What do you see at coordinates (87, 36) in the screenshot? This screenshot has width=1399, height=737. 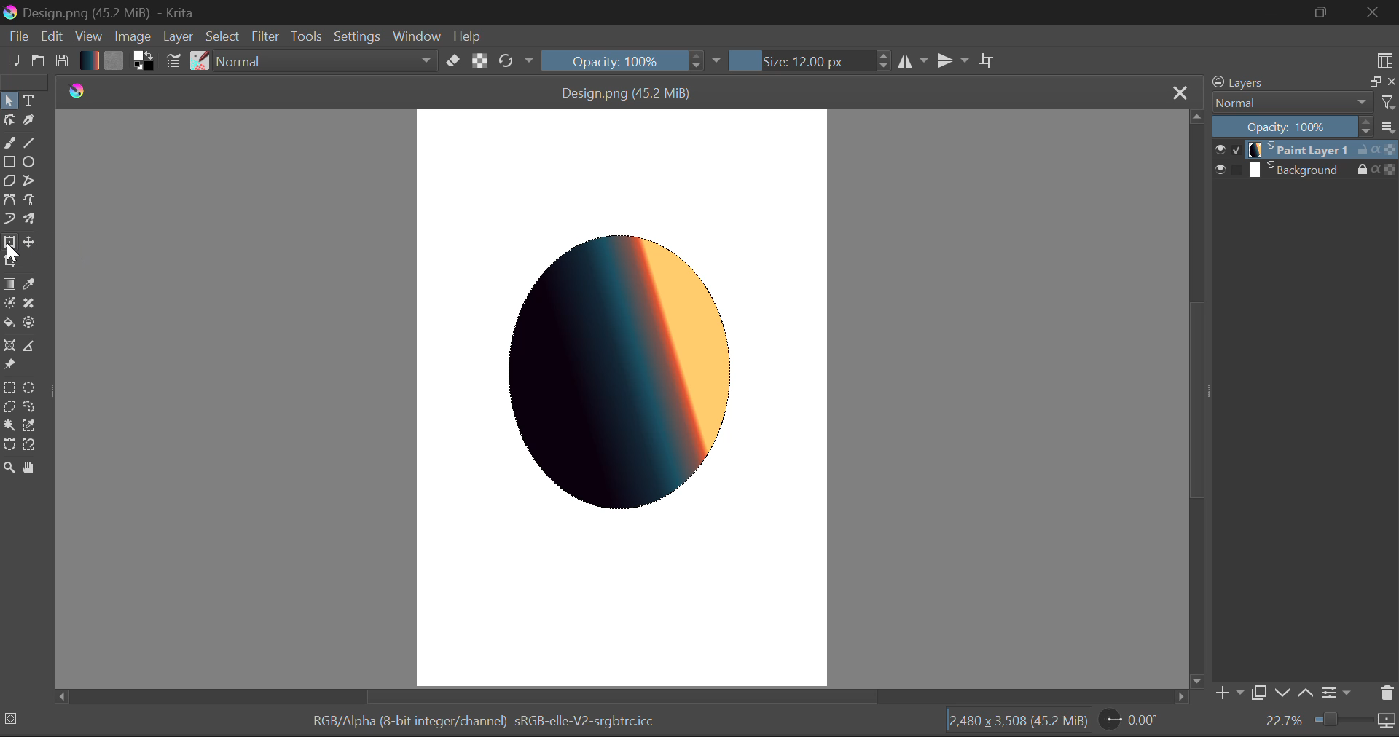 I see `View` at bounding box center [87, 36].